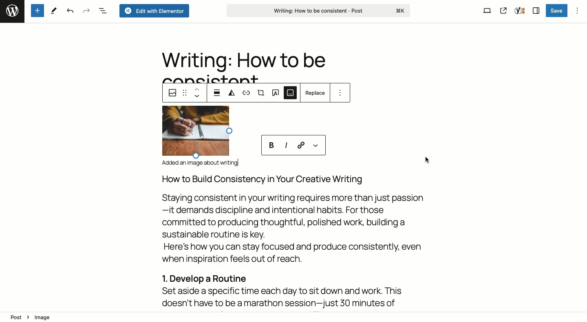 The image size is (587, 322). What do you see at coordinates (85, 10) in the screenshot?
I see `Redo` at bounding box center [85, 10].